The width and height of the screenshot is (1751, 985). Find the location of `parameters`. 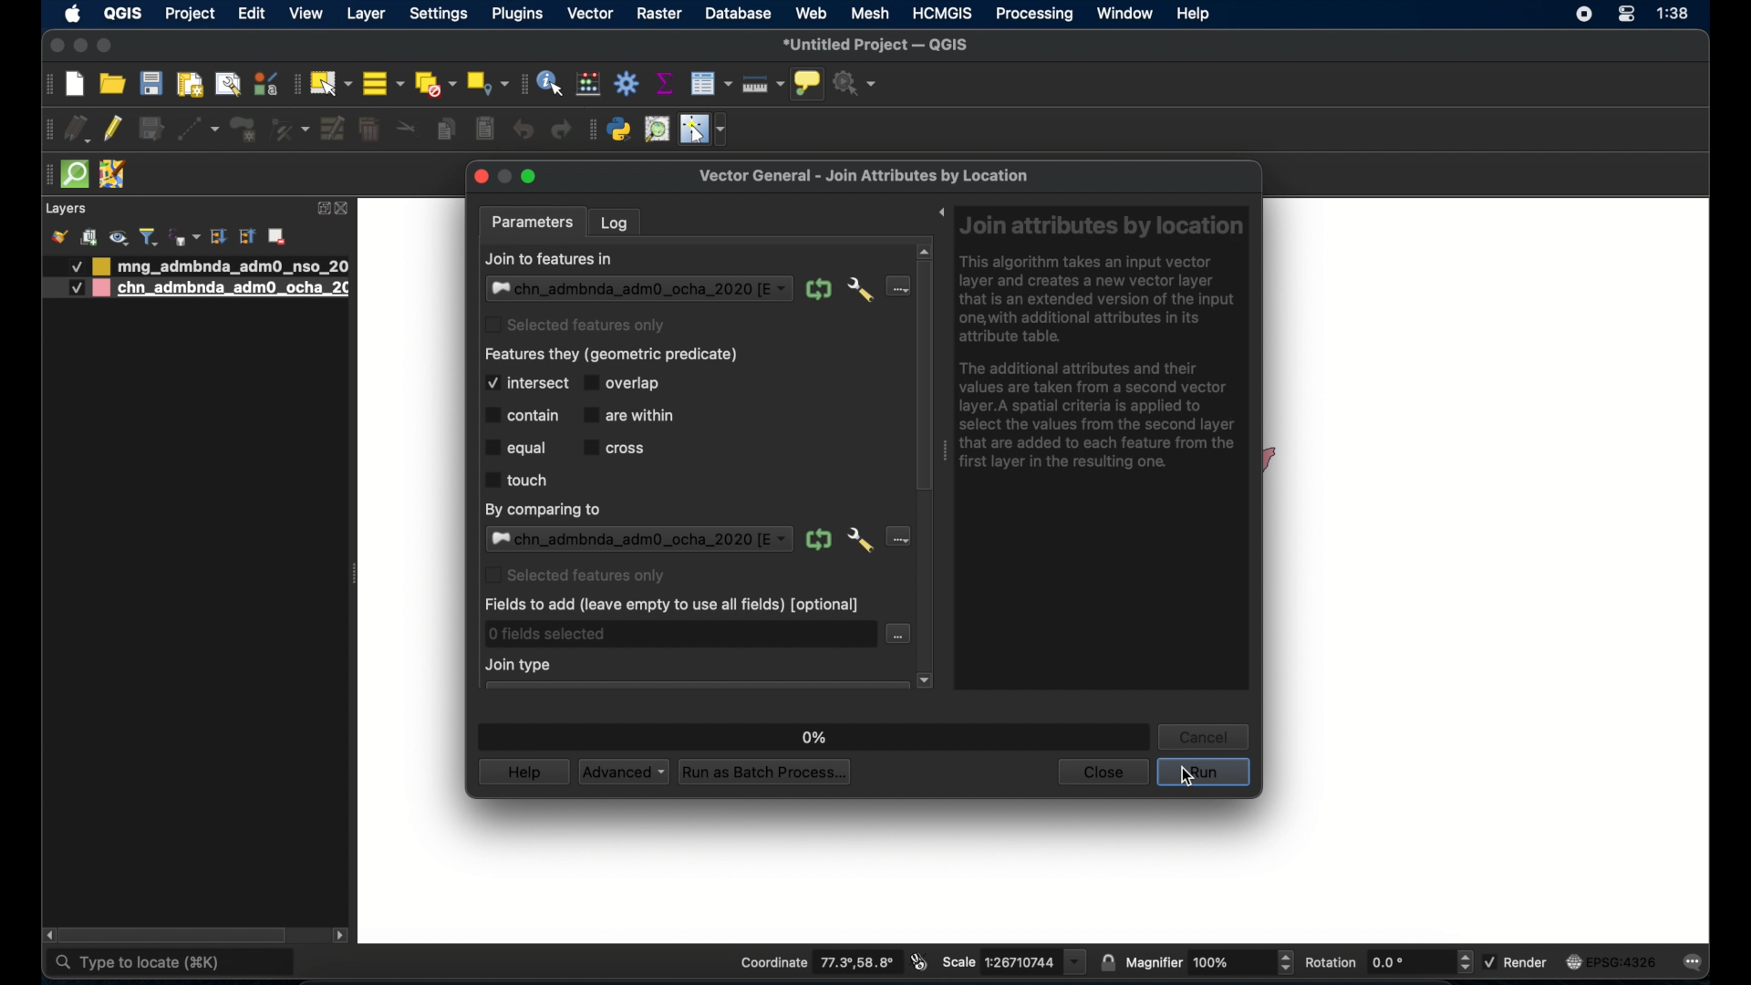

parameters is located at coordinates (535, 223).